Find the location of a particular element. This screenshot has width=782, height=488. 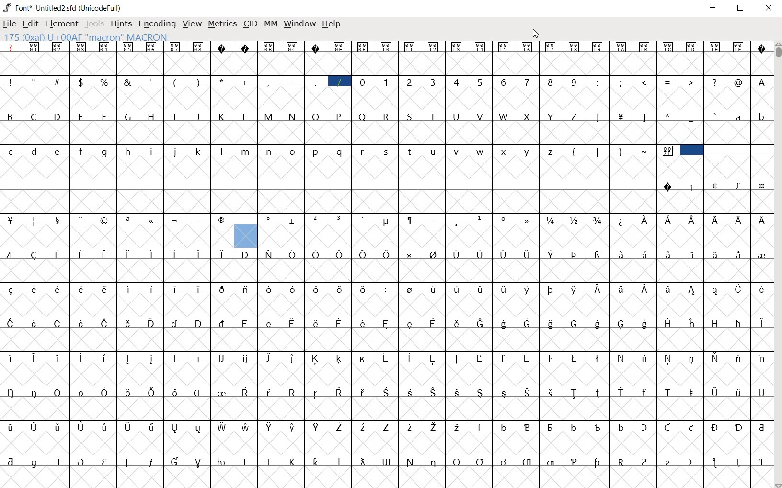

Symbol is located at coordinates (153, 289).